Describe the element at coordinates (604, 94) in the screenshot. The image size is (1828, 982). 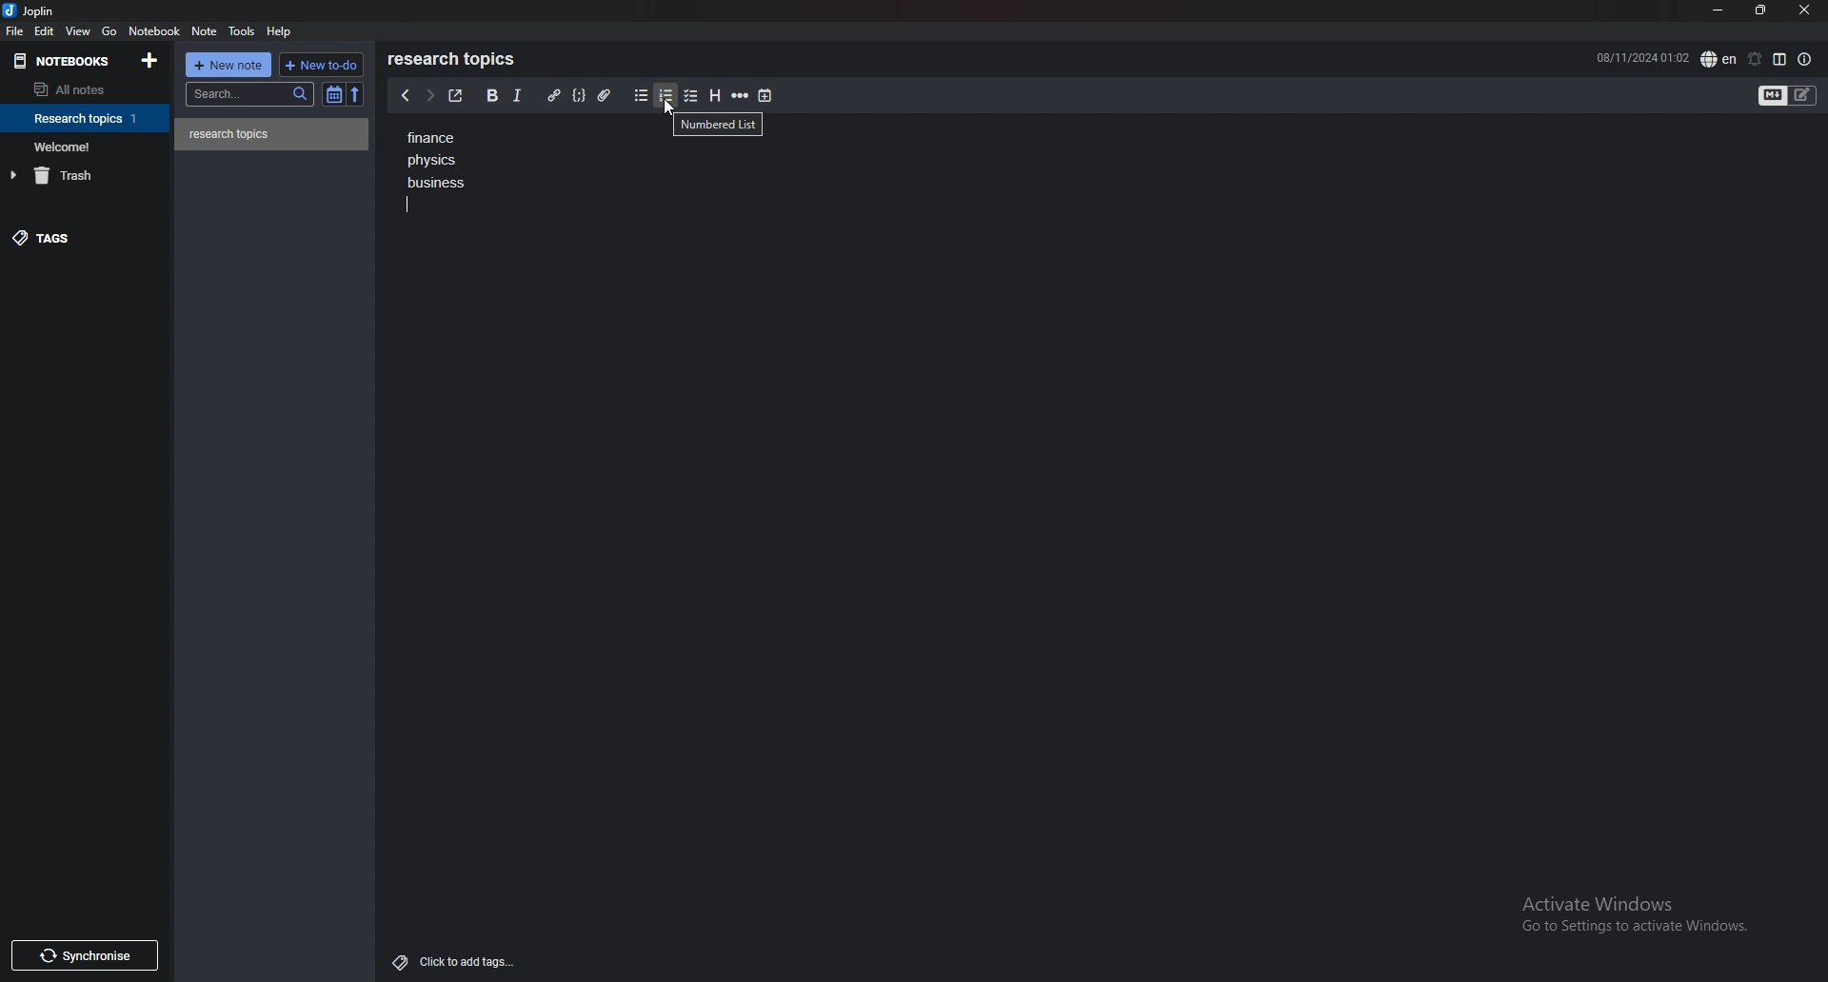
I see `attachment` at that location.